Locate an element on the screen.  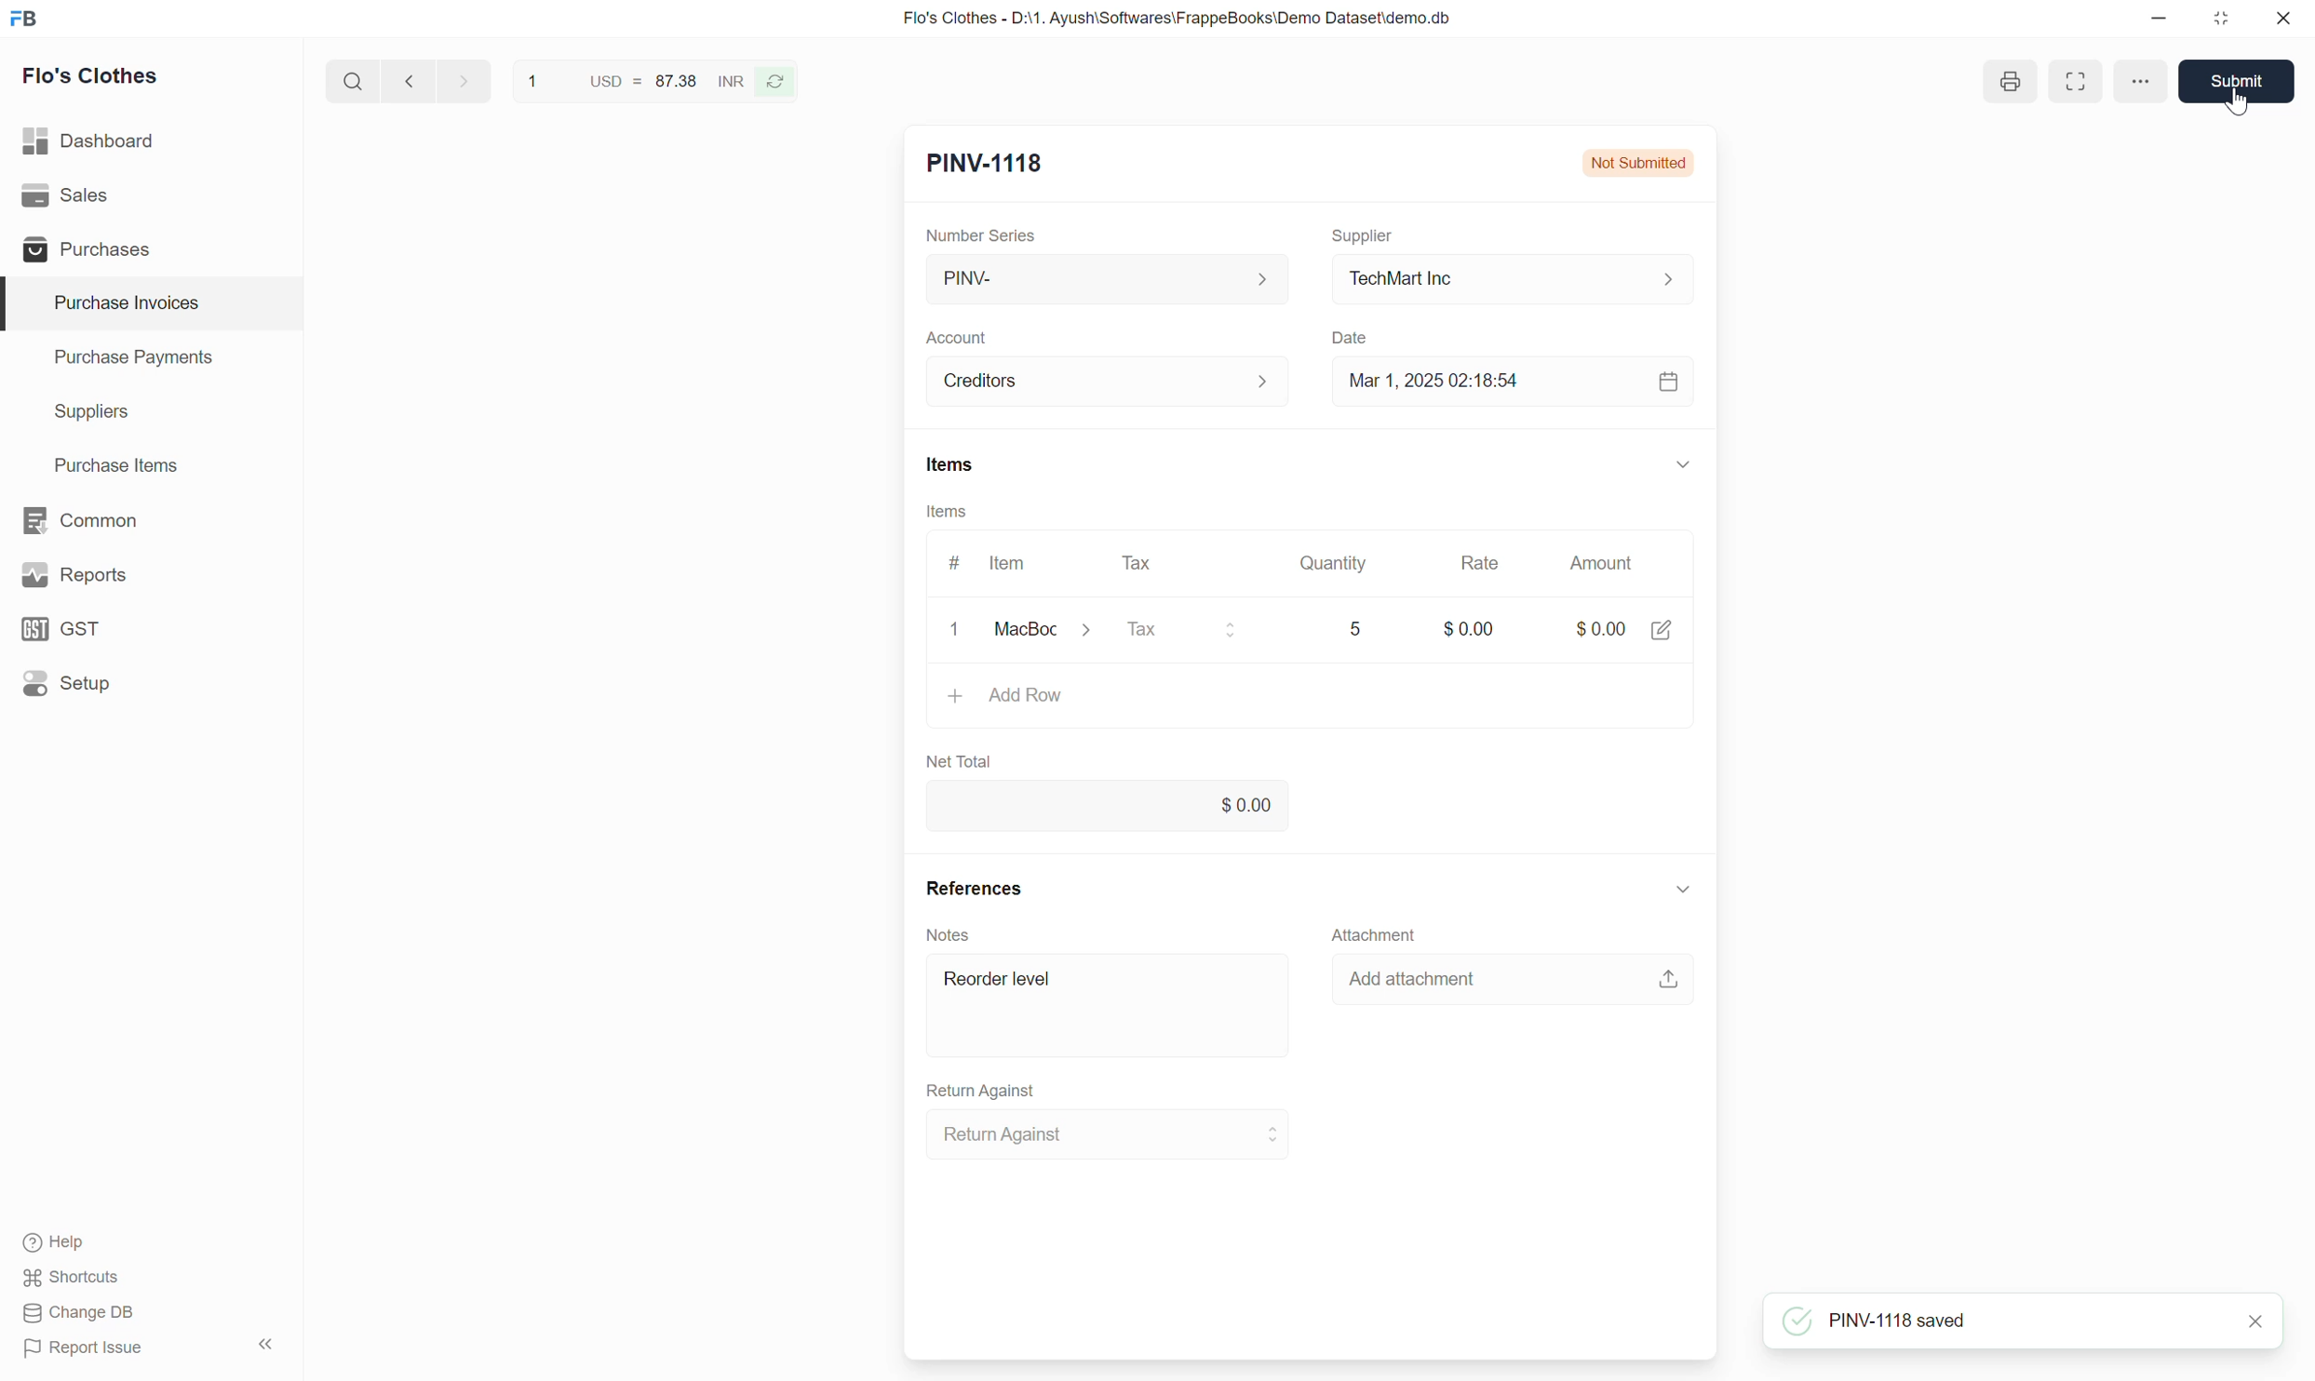
Change DB is located at coordinates (80, 1312).